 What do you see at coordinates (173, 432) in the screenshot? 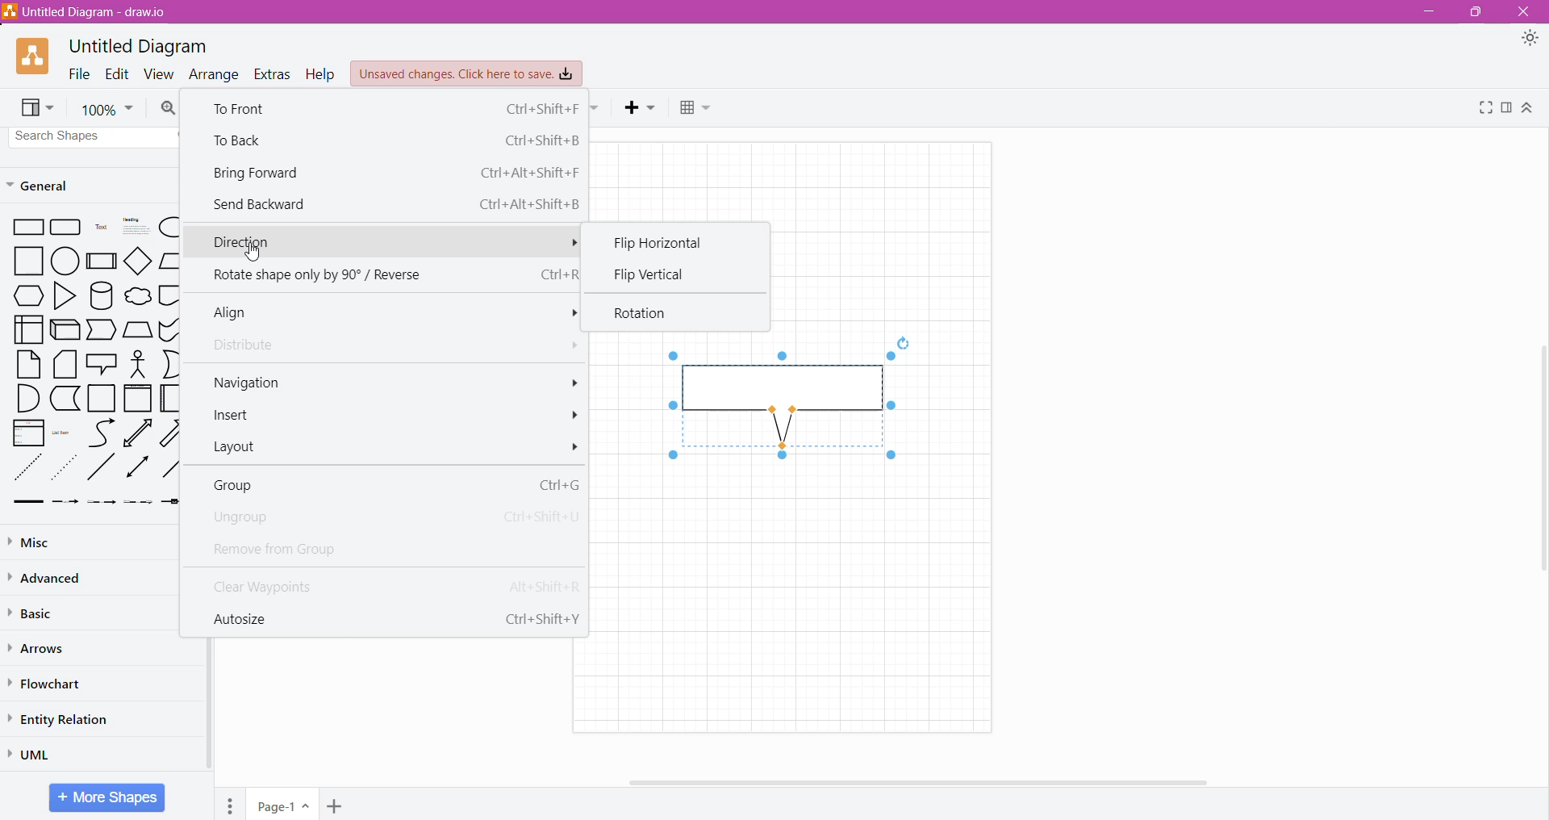
I see `Right Diagonal Arrow` at bounding box center [173, 432].